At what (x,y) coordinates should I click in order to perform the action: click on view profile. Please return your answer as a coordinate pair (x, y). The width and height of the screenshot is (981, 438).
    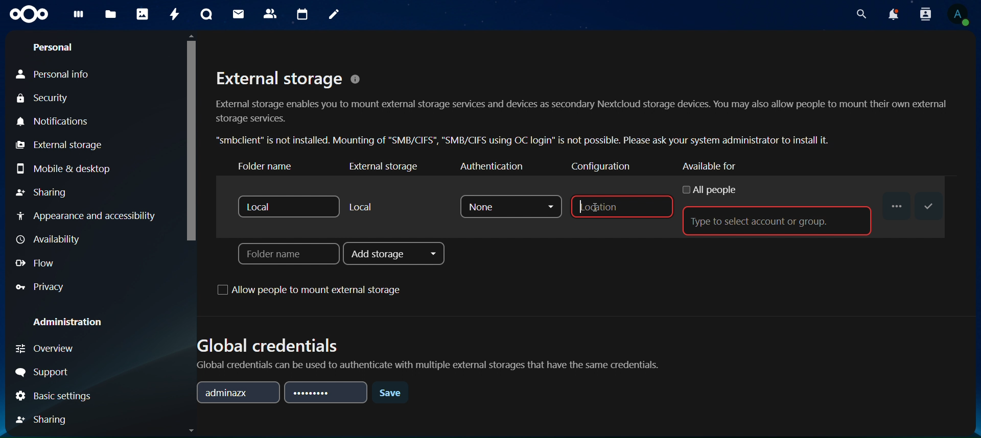
    Looking at the image, I should click on (957, 16).